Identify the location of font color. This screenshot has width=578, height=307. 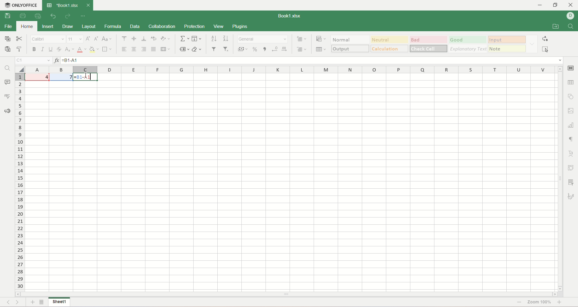
(82, 49).